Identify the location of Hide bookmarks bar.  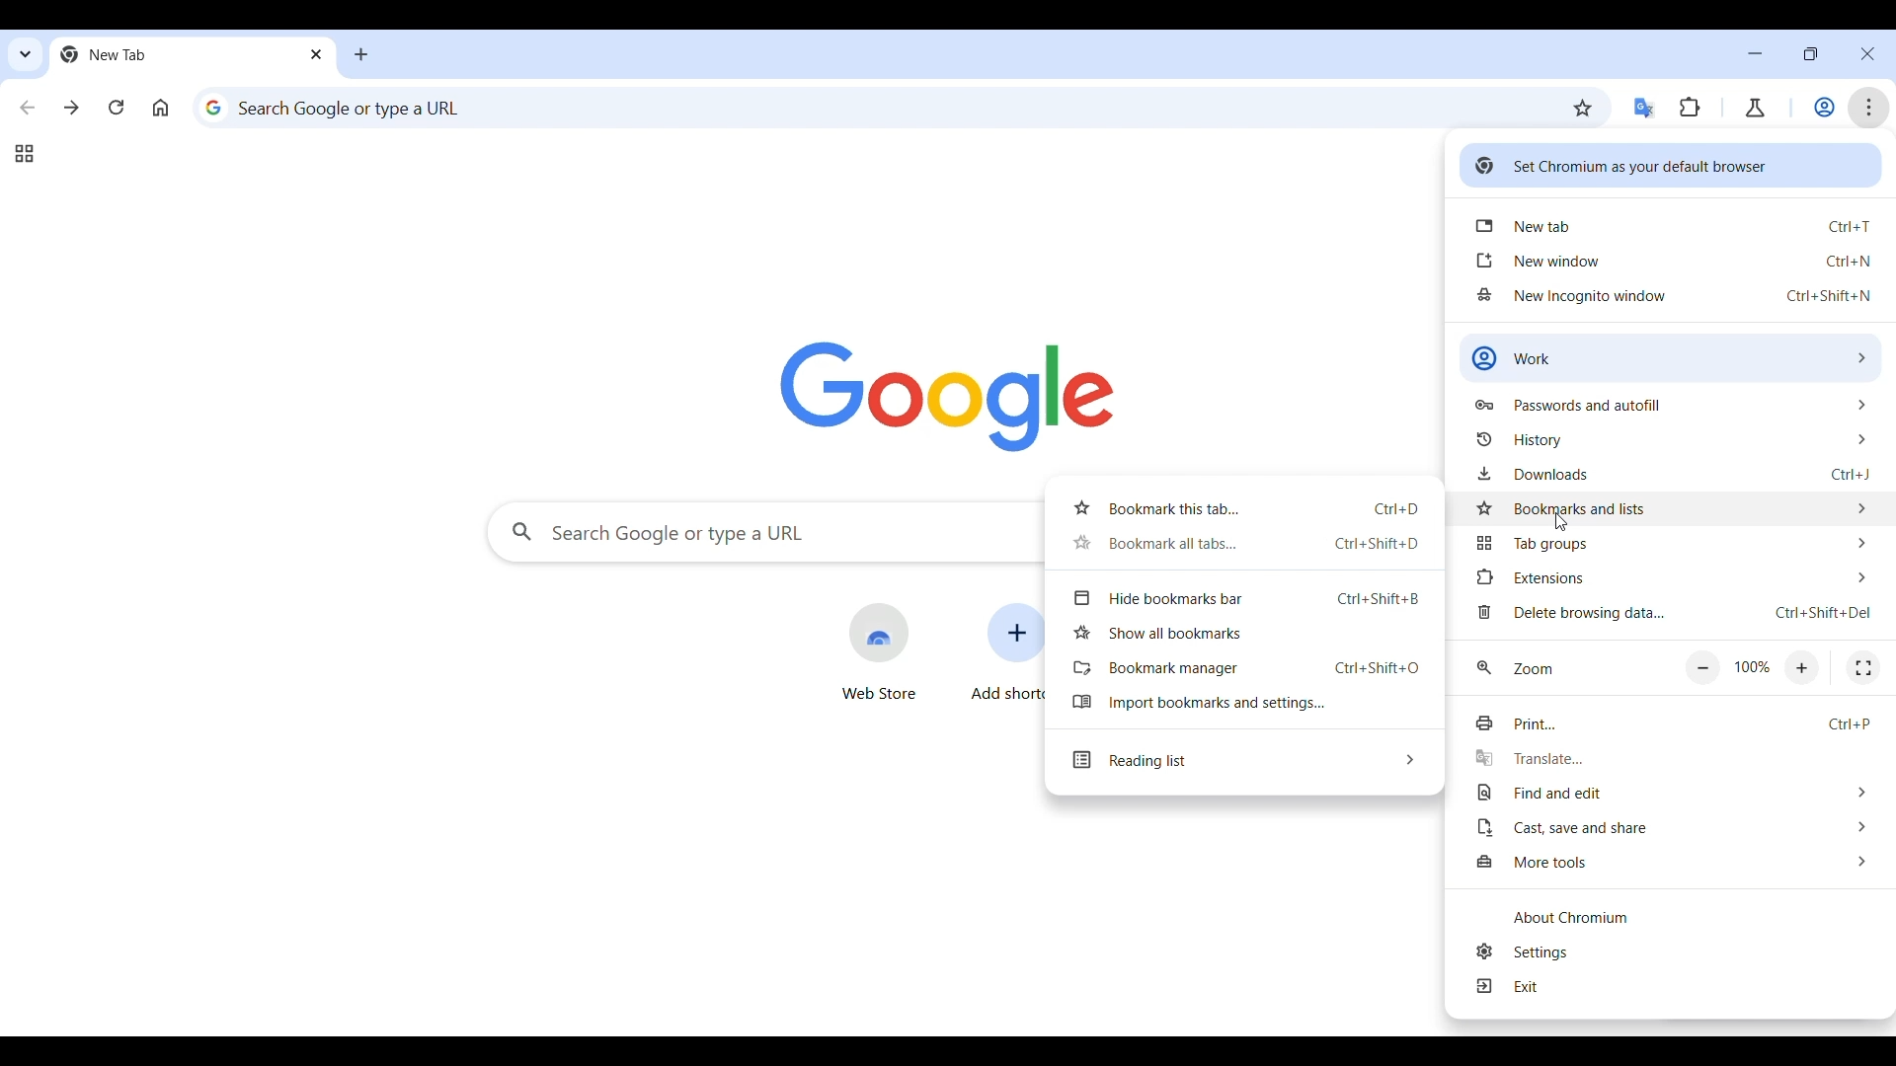
(1243, 599).